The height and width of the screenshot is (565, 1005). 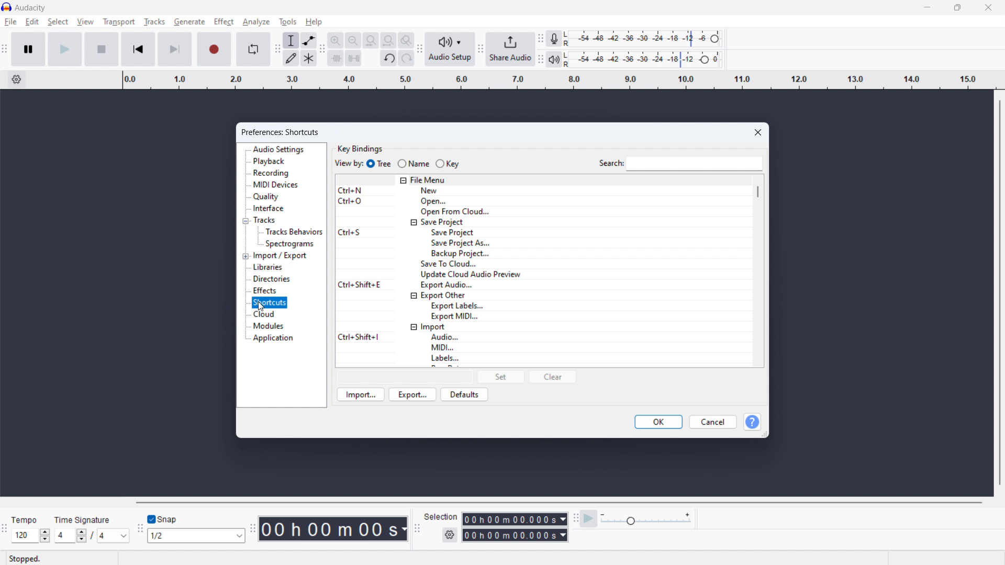 What do you see at coordinates (414, 164) in the screenshot?
I see `name` at bounding box center [414, 164].